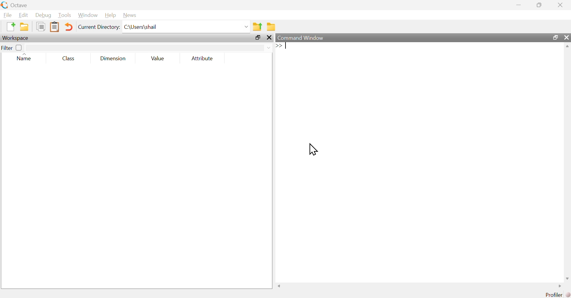 The image size is (571, 298). I want to click on File, so click(7, 15).